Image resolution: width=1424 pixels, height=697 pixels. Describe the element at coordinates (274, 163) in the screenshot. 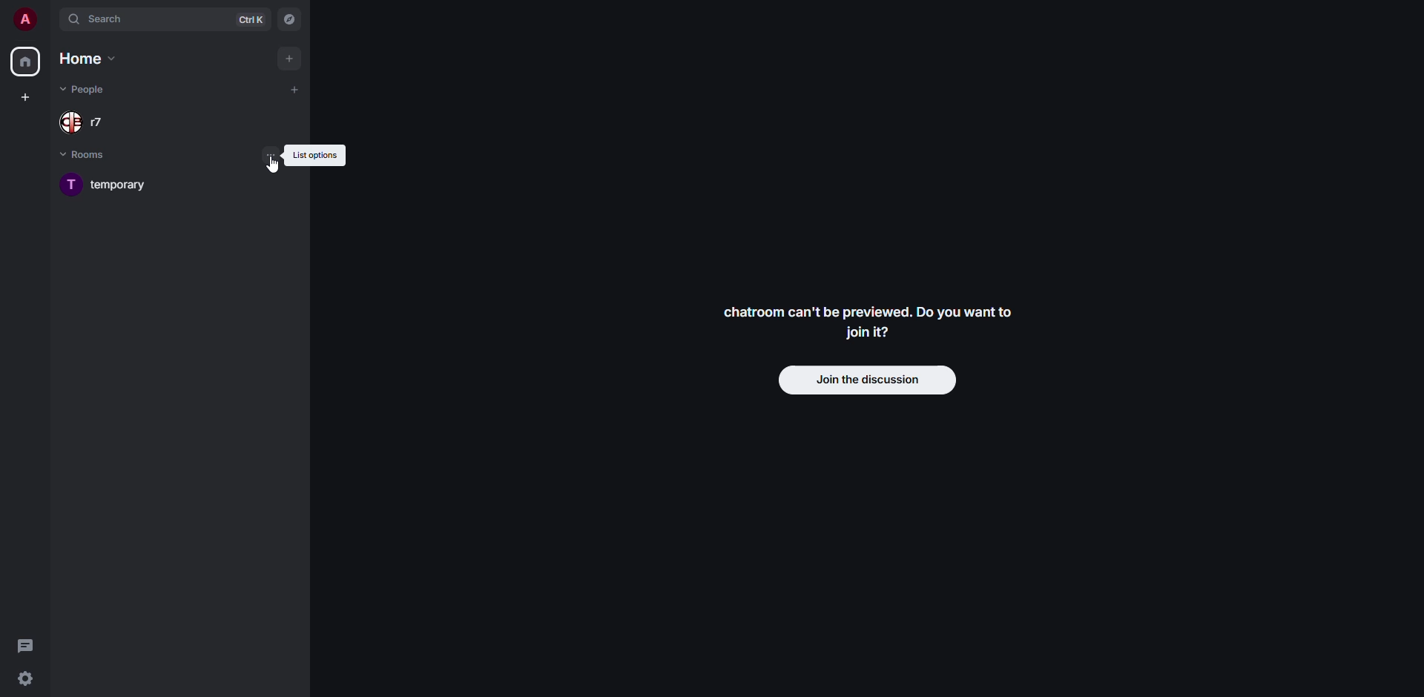

I see `cursor` at that location.